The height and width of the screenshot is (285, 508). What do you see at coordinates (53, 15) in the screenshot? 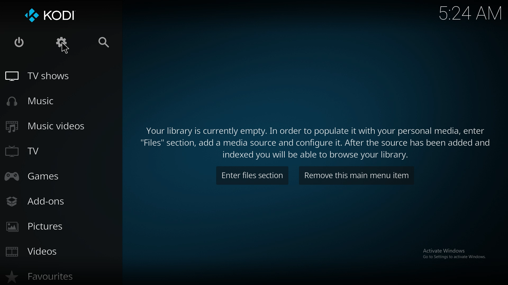
I see `kodi` at bounding box center [53, 15].